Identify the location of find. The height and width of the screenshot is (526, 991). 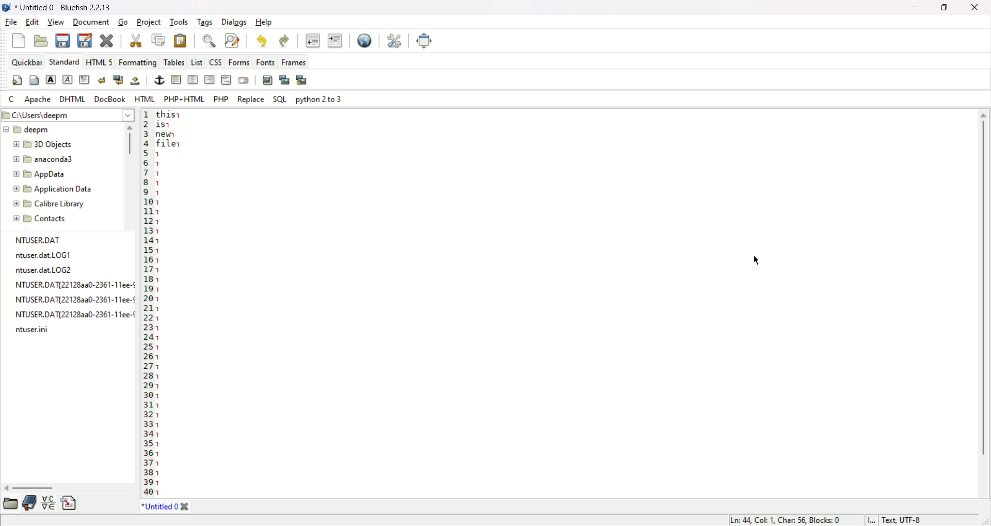
(207, 42).